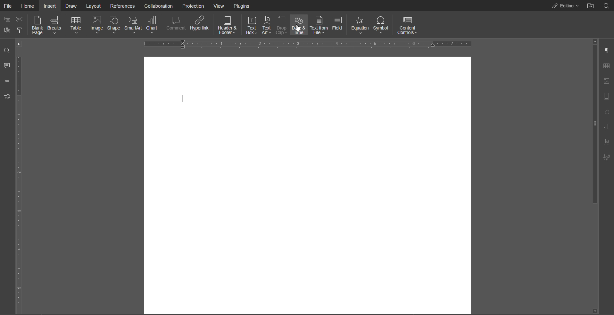 The image size is (614, 315). Describe the element at coordinates (7, 20) in the screenshot. I see `Copy` at that location.